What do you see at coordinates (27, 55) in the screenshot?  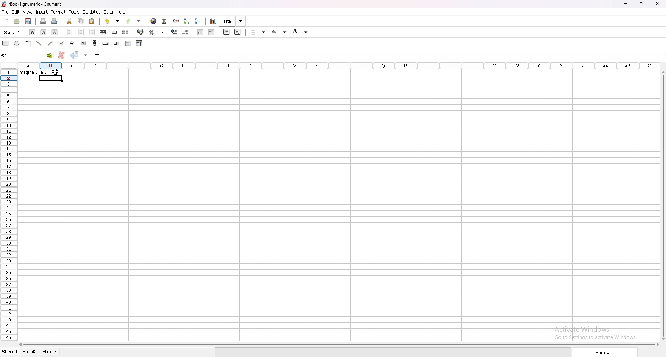 I see `selected cell` at bounding box center [27, 55].